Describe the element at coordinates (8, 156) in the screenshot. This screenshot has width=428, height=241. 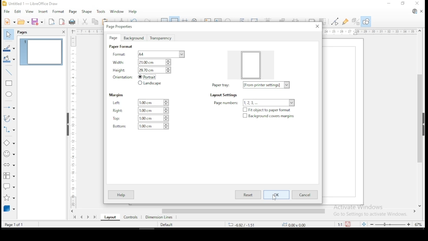
I see `symbol shapes` at that location.